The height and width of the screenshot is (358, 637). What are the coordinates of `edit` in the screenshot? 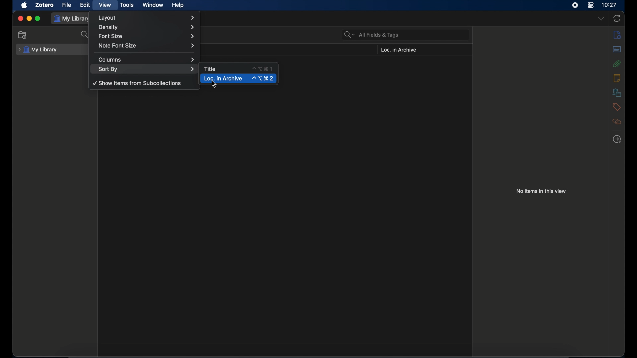 It's located at (86, 5).